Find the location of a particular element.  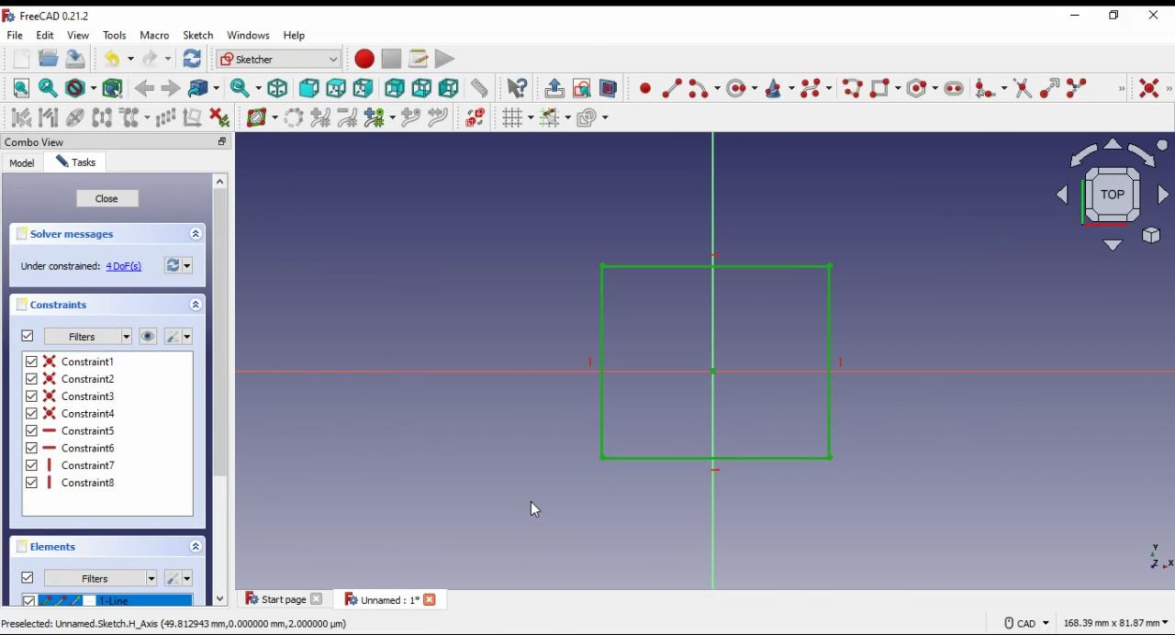

settings is located at coordinates (178, 576).